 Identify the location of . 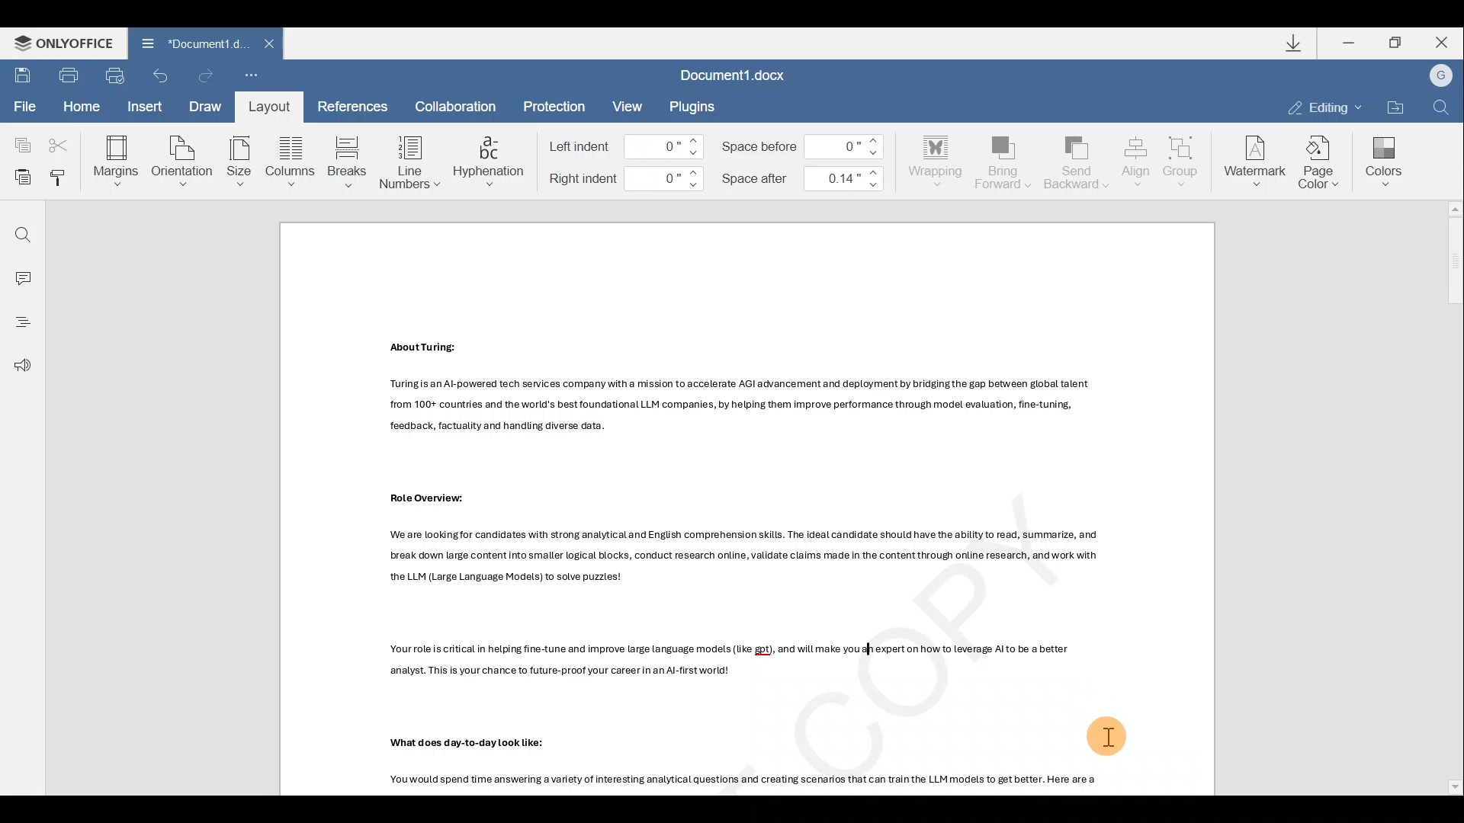
(432, 498).